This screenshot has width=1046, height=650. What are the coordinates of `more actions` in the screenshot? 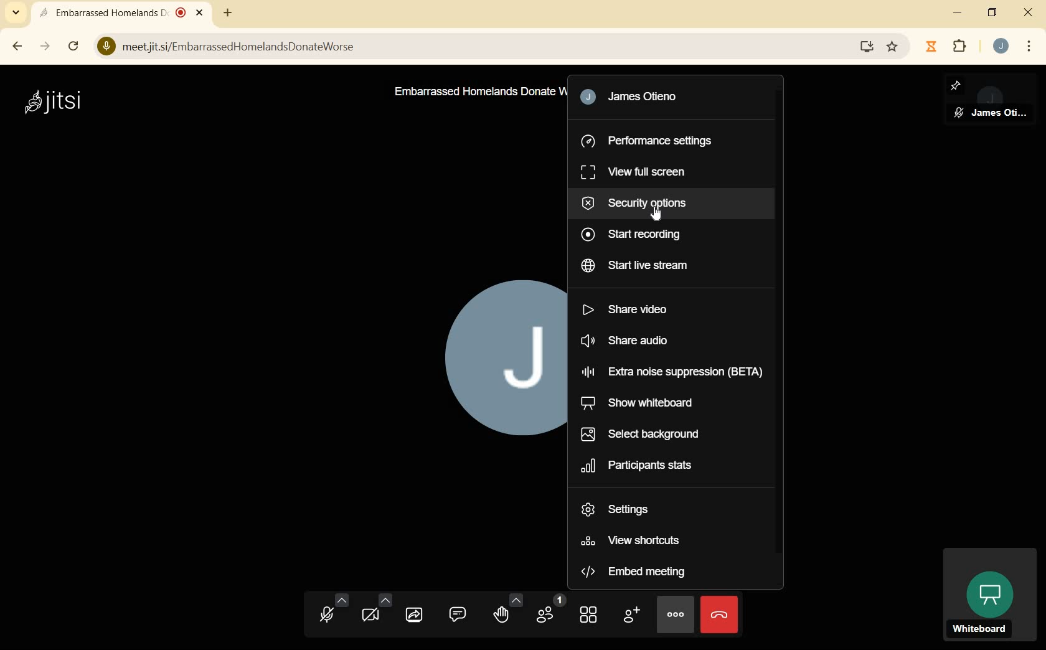 It's located at (675, 613).